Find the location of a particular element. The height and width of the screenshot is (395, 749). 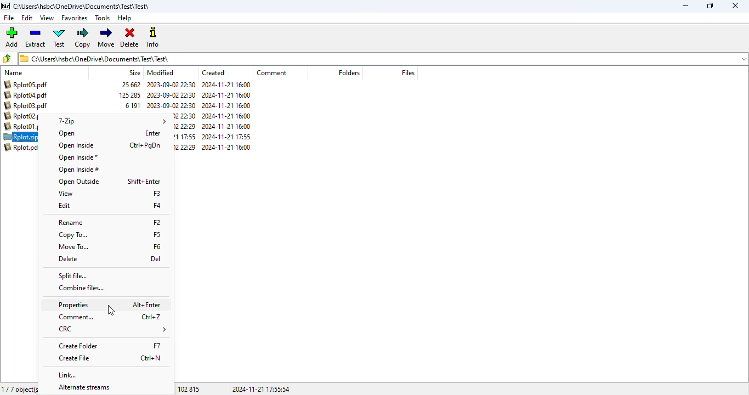

shortcut for create file is located at coordinates (149, 358).